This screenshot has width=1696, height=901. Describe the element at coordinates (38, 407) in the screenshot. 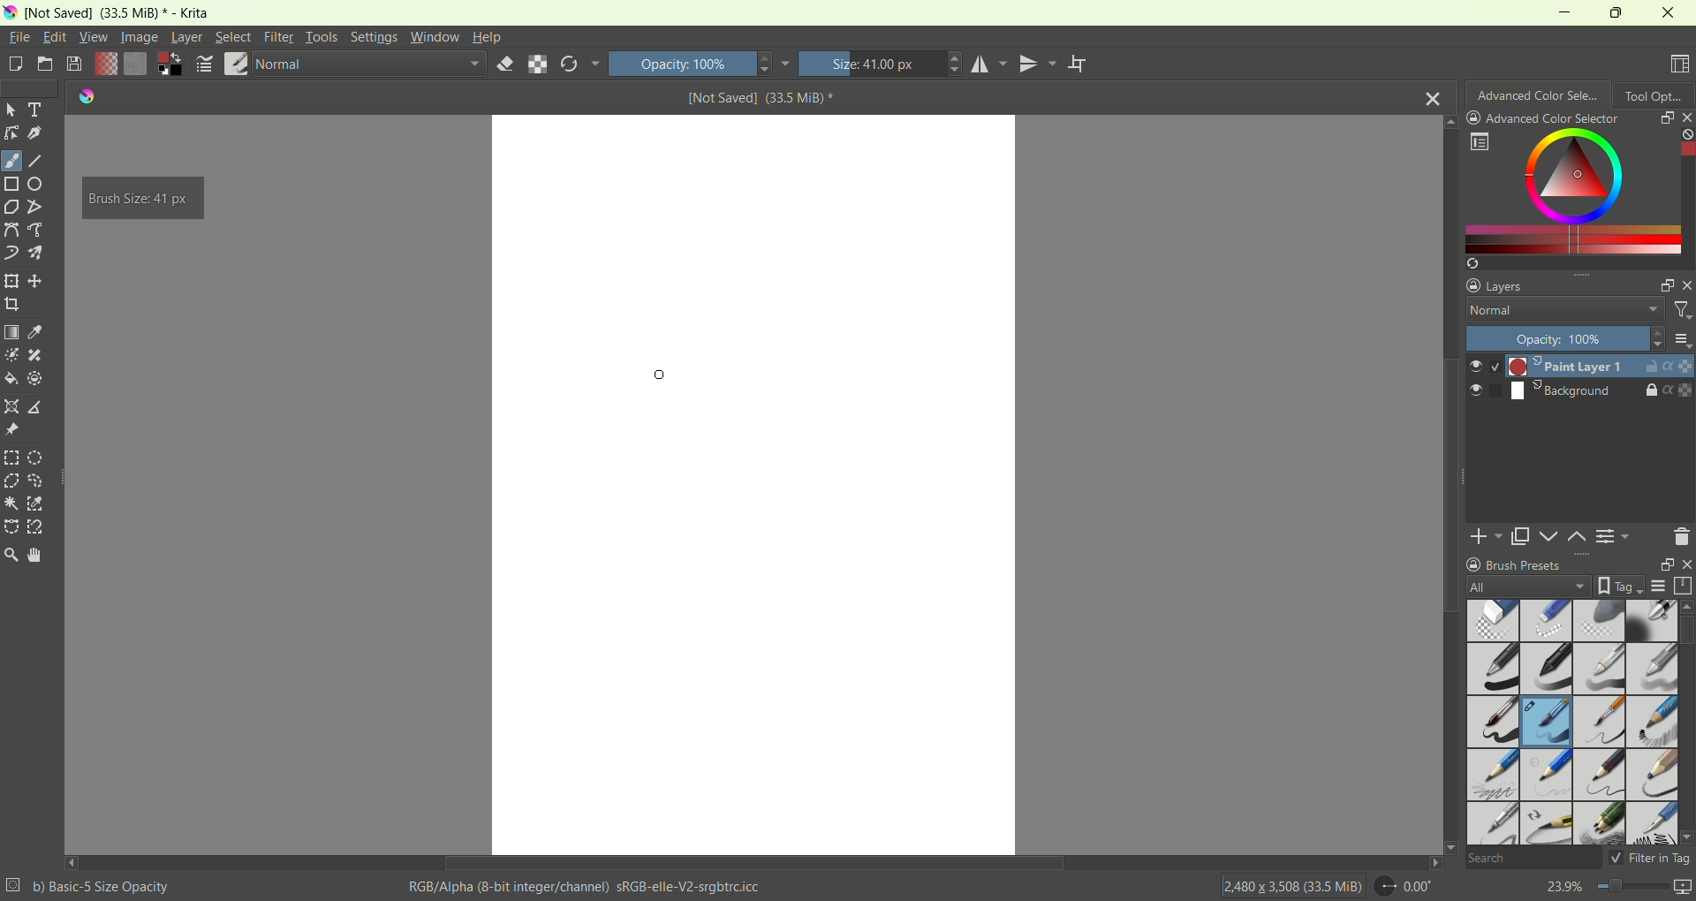

I see `measure distance between two points` at that location.